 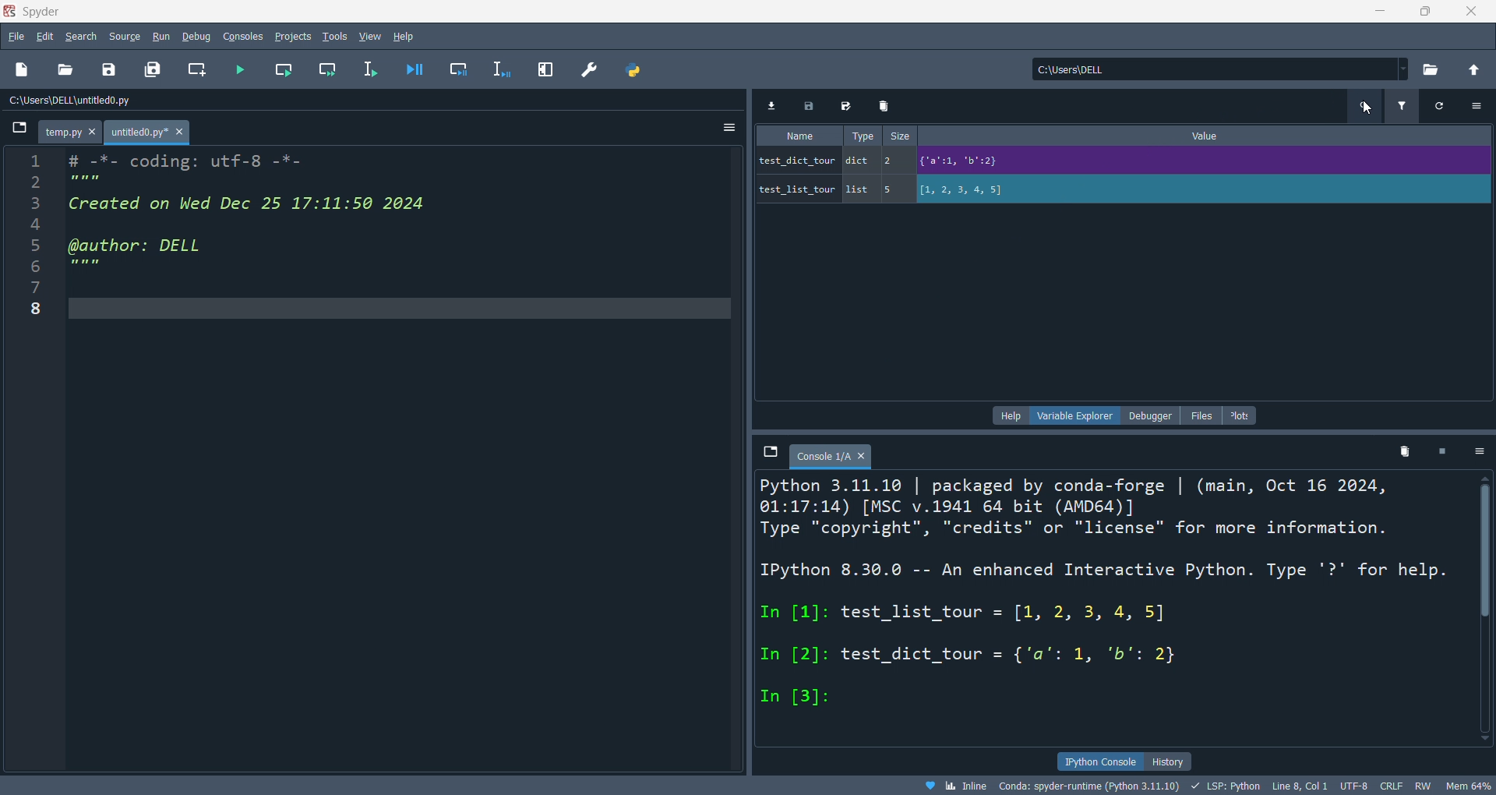 What do you see at coordinates (631, 69) in the screenshot?
I see `python path manager` at bounding box center [631, 69].